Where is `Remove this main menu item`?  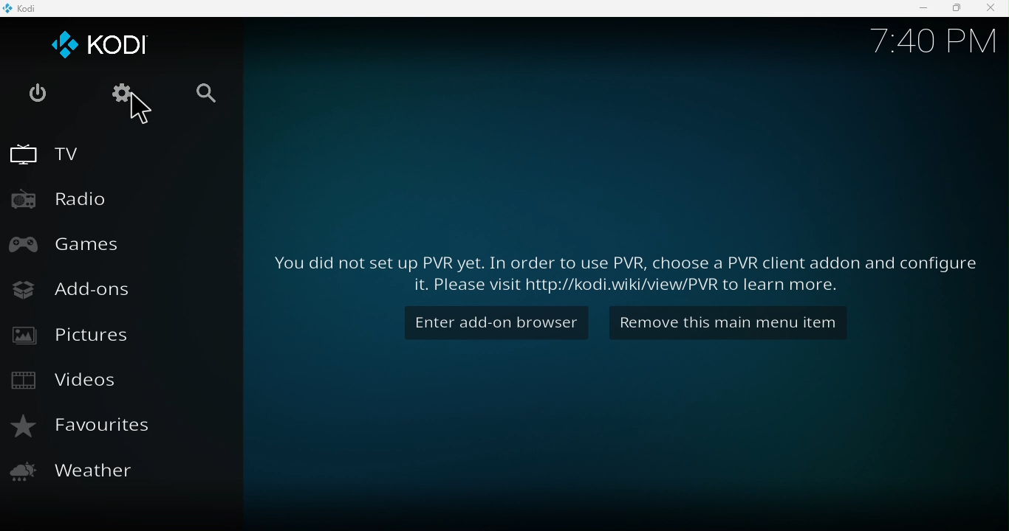 Remove this main menu item is located at coordinates (722, 322).